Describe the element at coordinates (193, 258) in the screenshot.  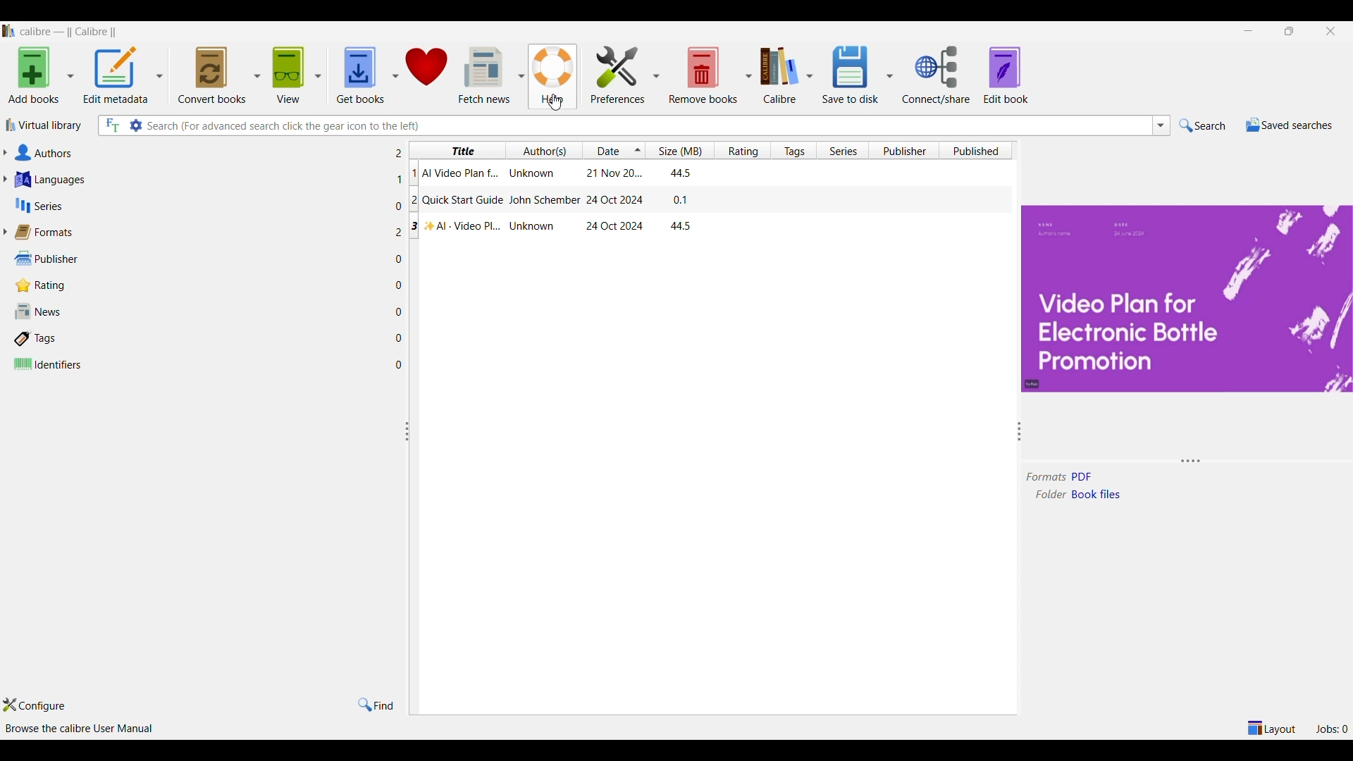
I see `Publisher` at that location.